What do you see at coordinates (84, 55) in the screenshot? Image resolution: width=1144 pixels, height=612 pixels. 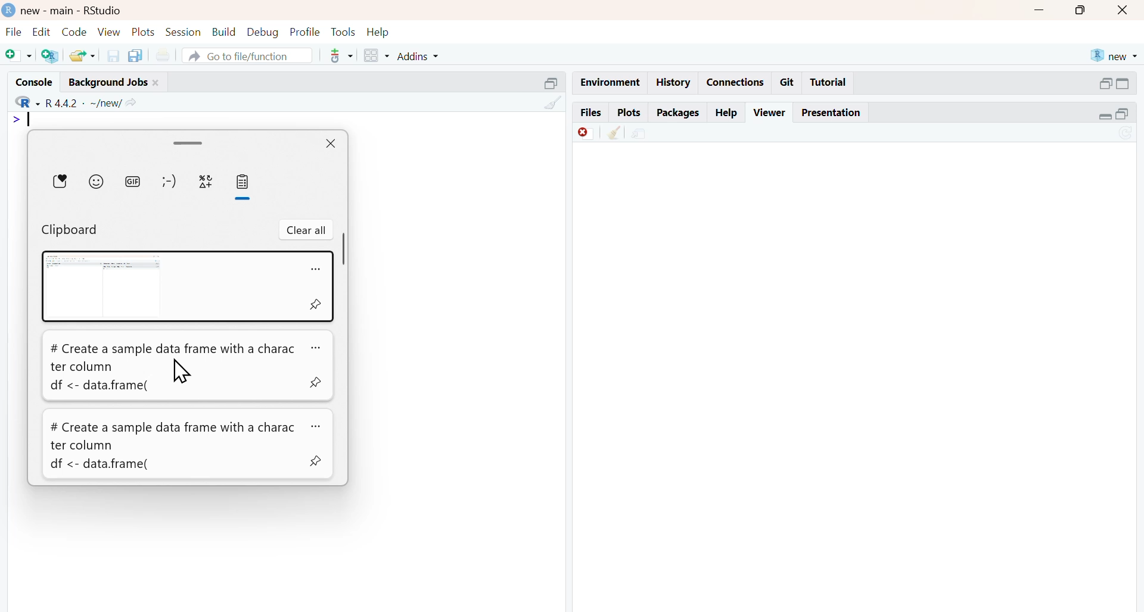 I see `share folder as` at bounding box center [84, 55].